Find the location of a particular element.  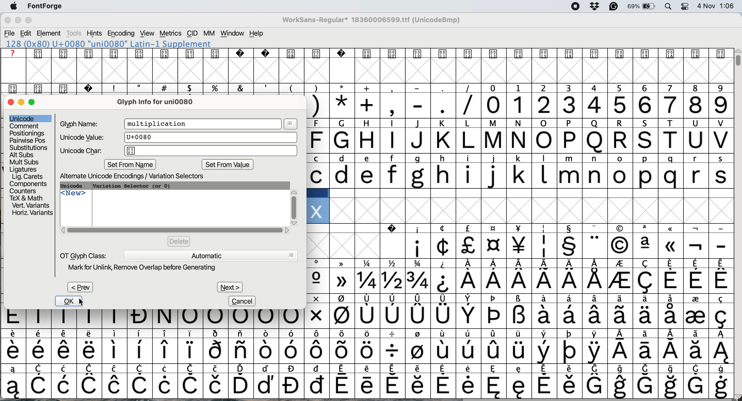

set from value is located at coordinates (227, 165).